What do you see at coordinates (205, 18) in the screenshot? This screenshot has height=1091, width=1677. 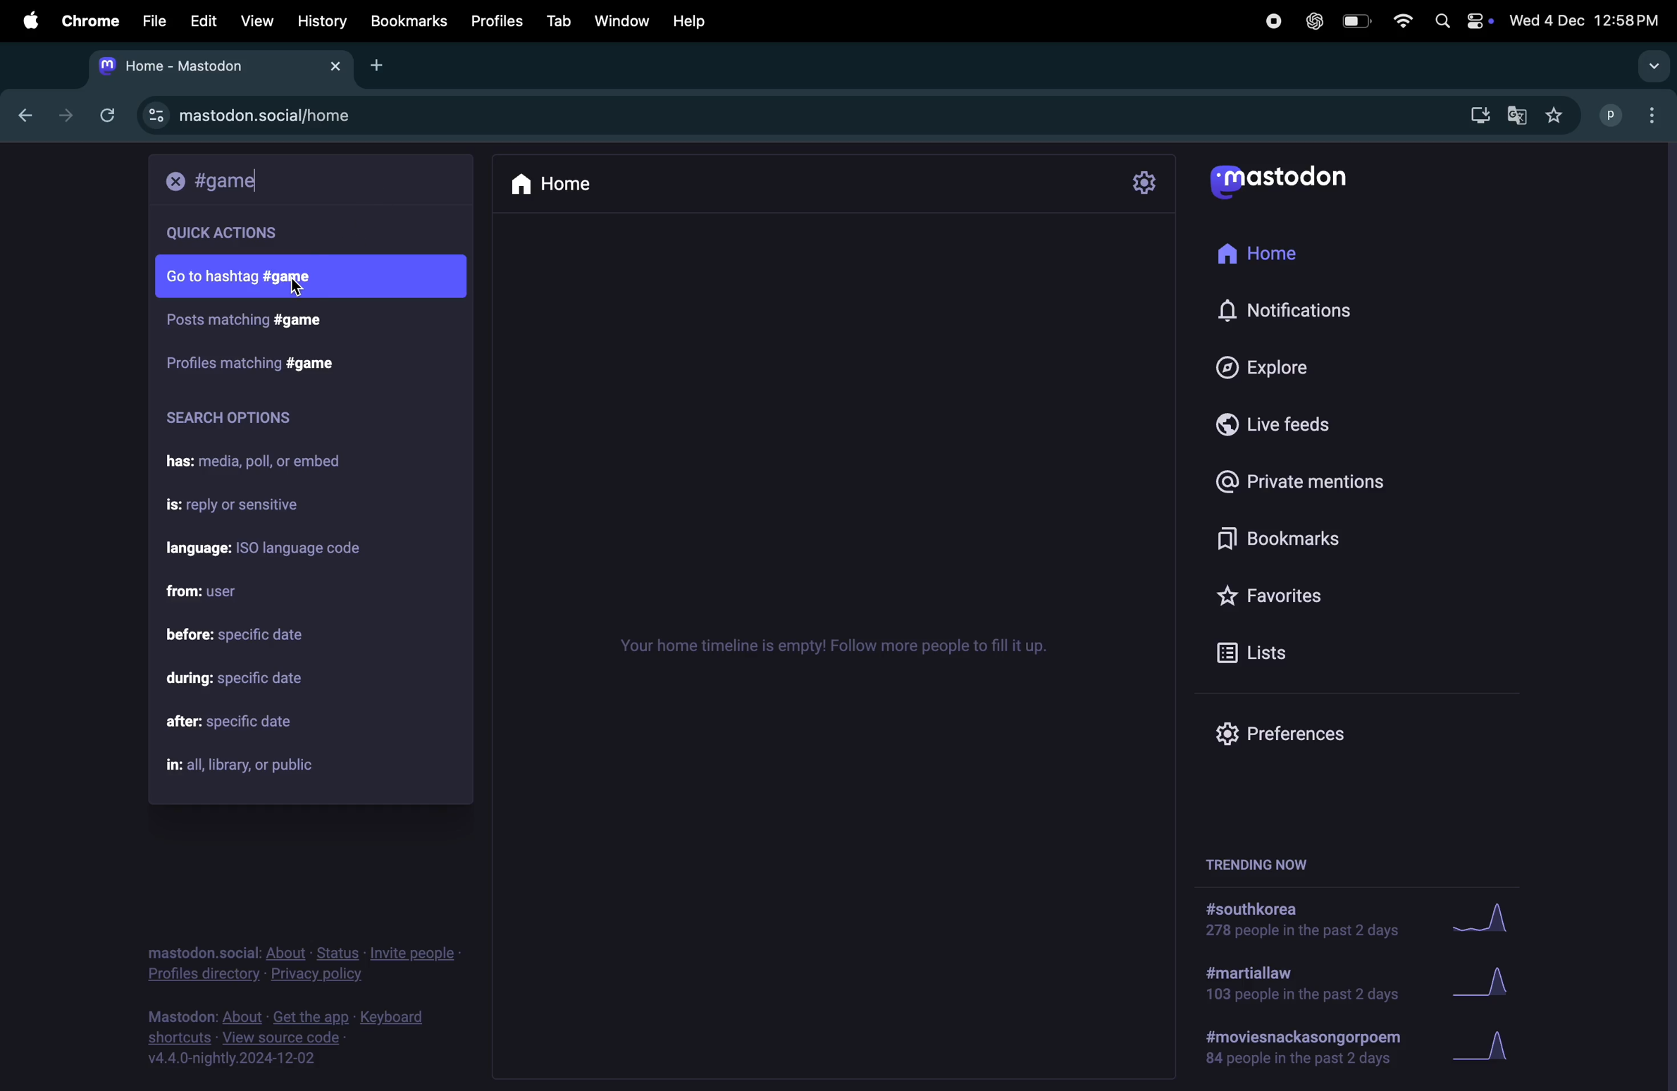 I see `Edit` at bounding box center [205, 18].